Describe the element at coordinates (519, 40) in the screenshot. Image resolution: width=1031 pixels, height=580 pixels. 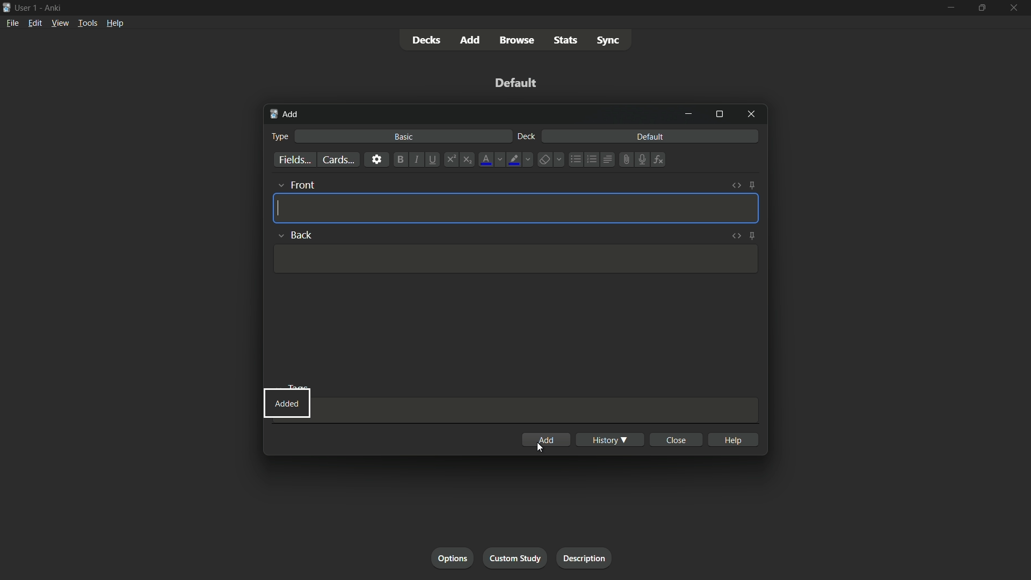
I see `browse` at that location.